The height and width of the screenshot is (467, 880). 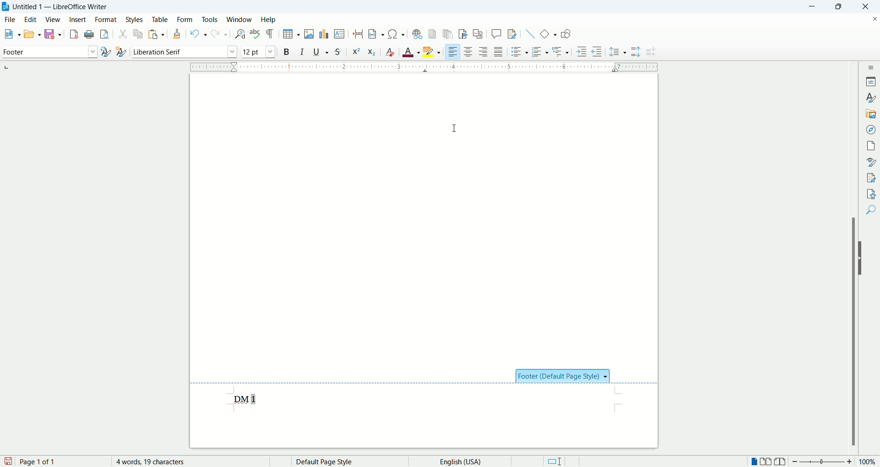 What do you see at coordinates (768, 462) in the screenshot?
I see `double page view` at bounding box center [768, 462].